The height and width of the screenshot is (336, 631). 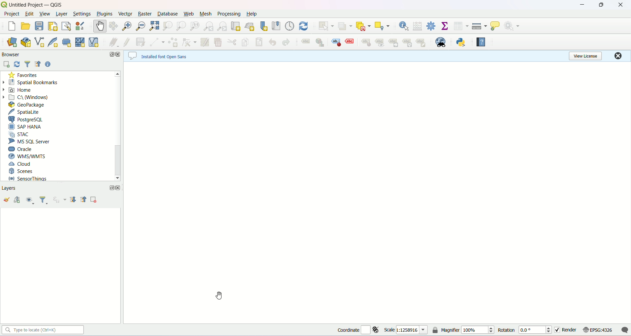 I want to click on modify atrributes, so click(x=204, y=42).